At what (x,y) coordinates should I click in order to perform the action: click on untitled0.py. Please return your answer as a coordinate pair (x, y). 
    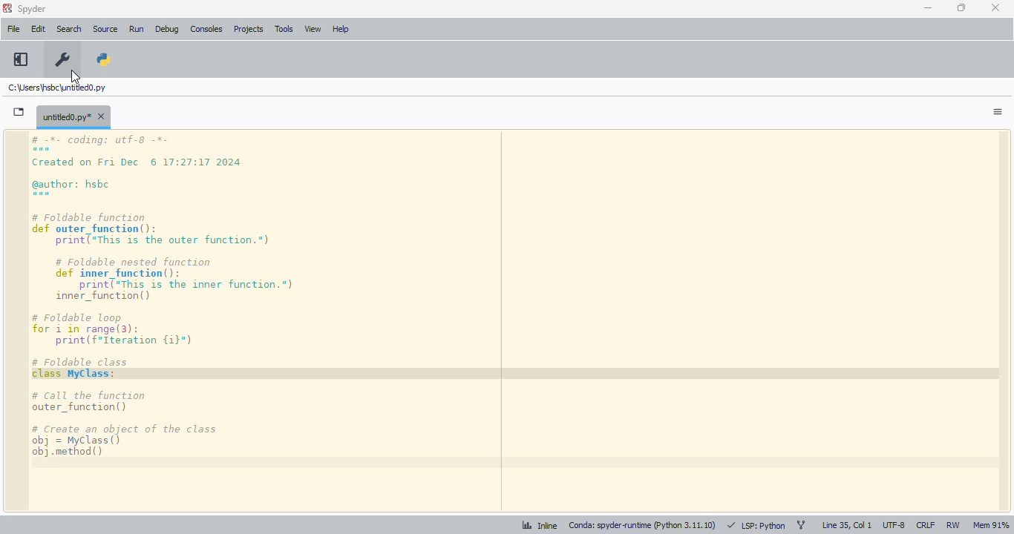
    Looking at the image, I should click on (73, 116).